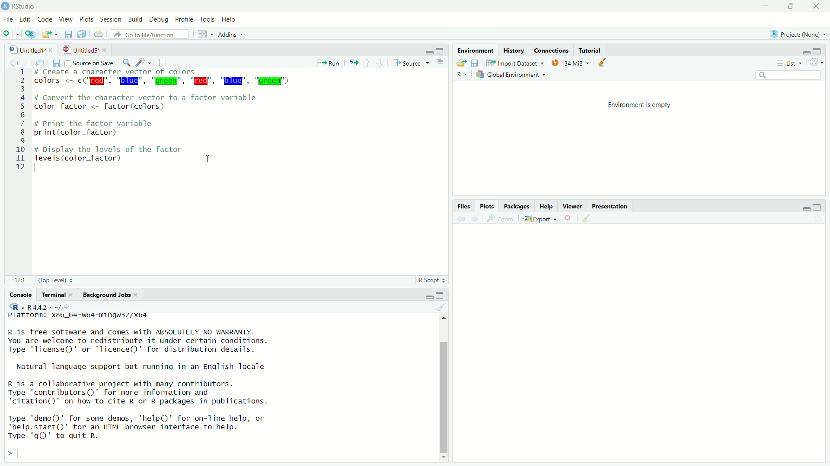 This screenshot has width=830, height=466. Describe the element at coordinates (51, 50) in the screenshot. I see `close` at that location.